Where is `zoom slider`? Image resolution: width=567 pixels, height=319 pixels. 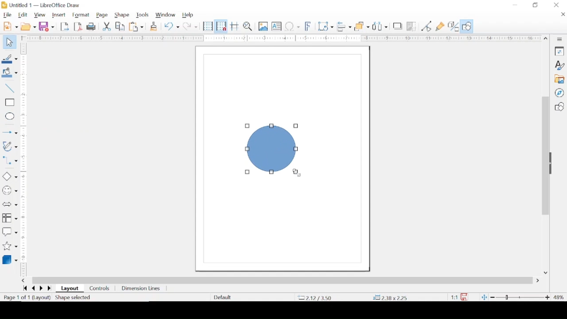 zoom slider is located at coordinates (520, 297).